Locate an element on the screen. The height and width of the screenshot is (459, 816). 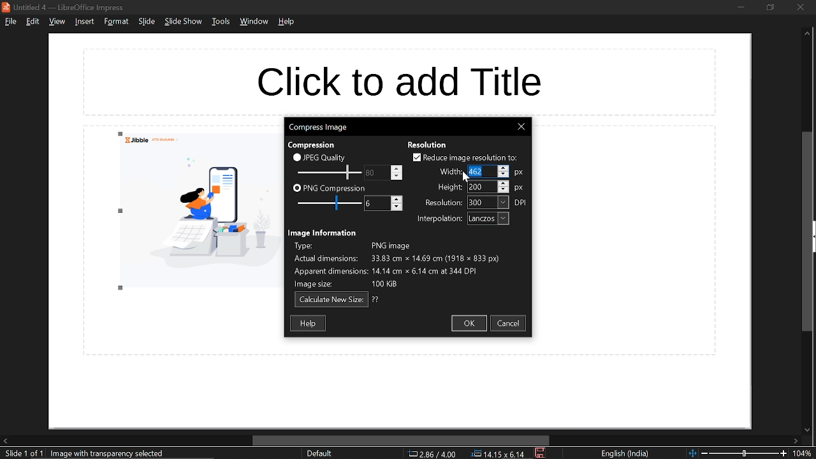
view is located at coordinates (57, 22).